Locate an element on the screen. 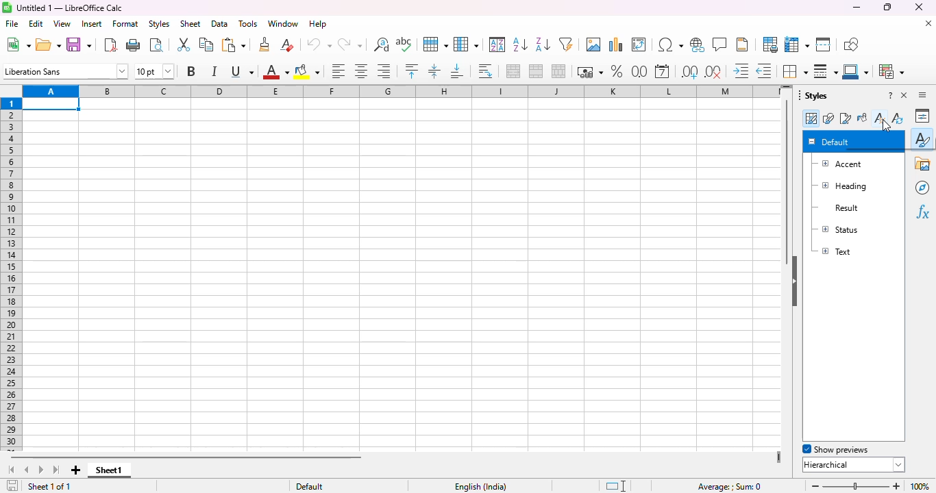 The height and width of the screenshot is (493, 936). insert chart is located at coordinates (616, 45).